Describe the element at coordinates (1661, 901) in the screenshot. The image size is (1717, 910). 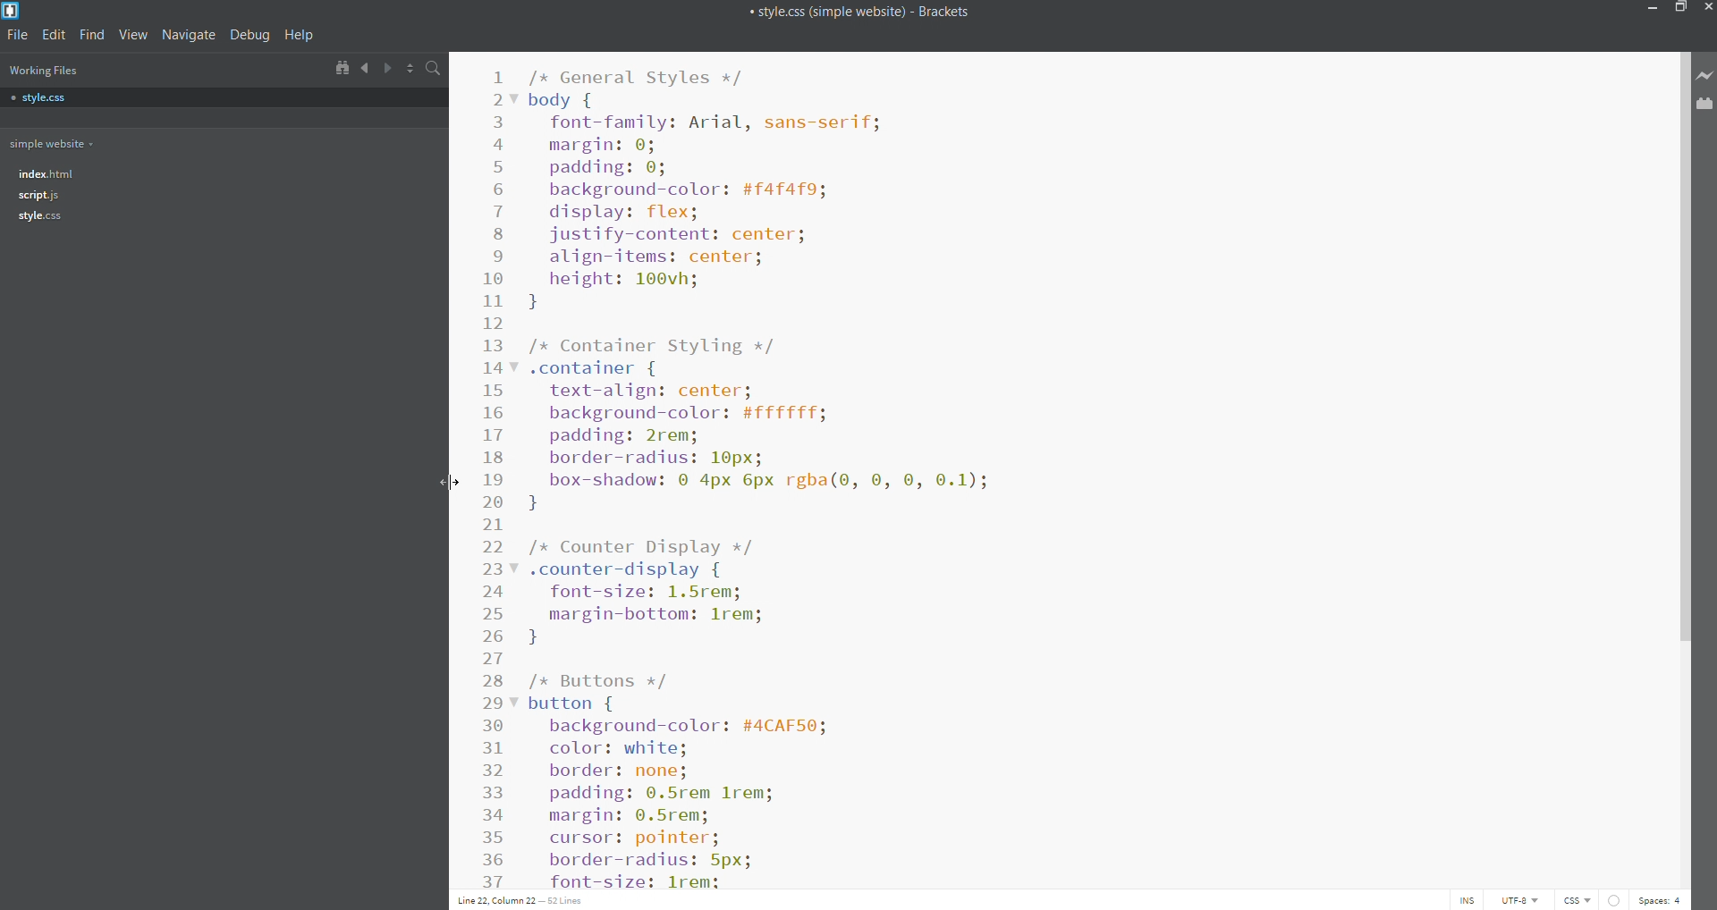
I see `space count` at that location.